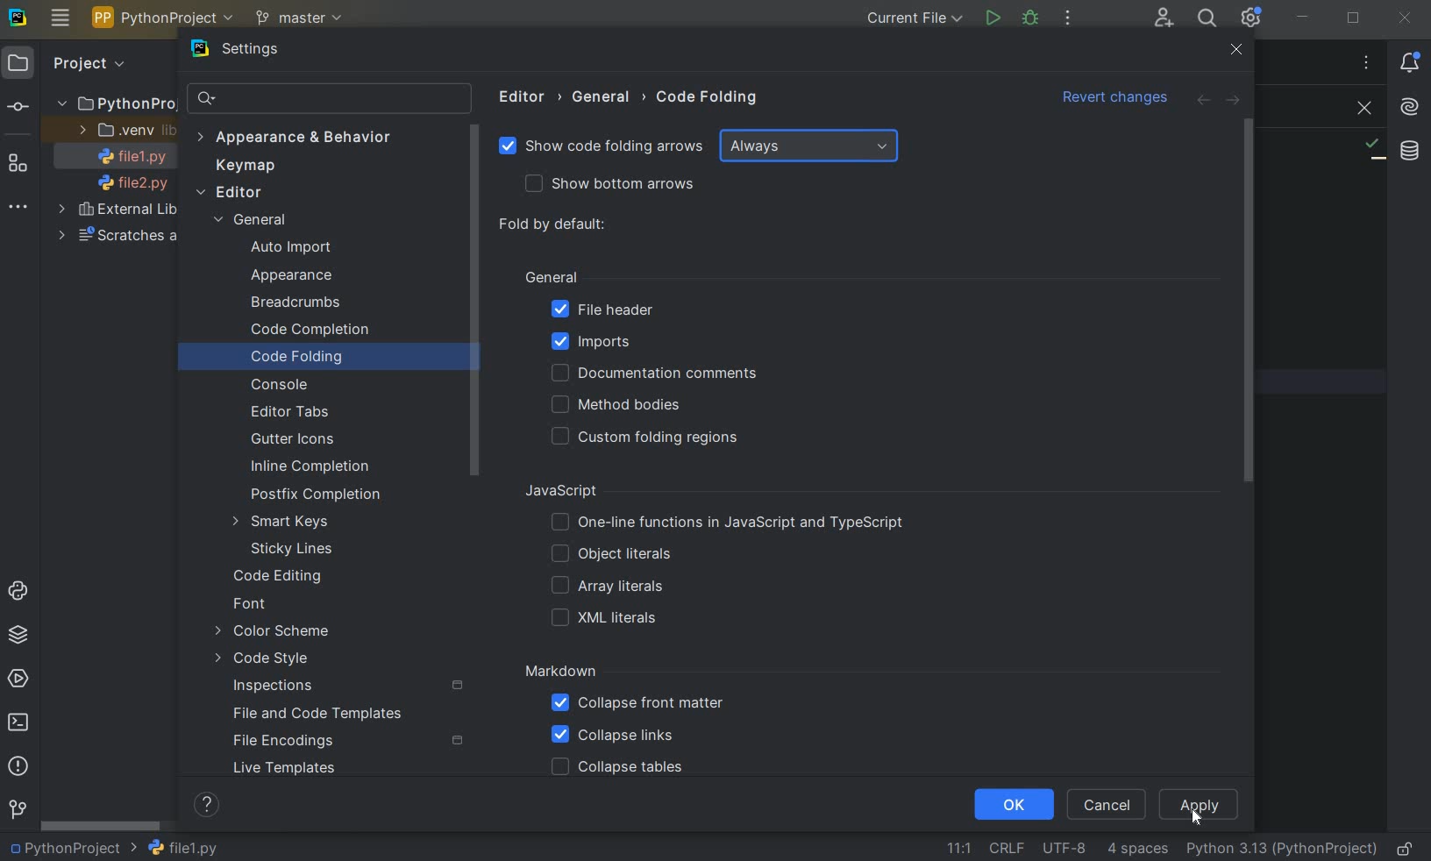 The width and height of the screenshot is (1431, 861). Describe the element at coordinates (293, 548) in the screenshot. I see `STICKY LINES` at that location.